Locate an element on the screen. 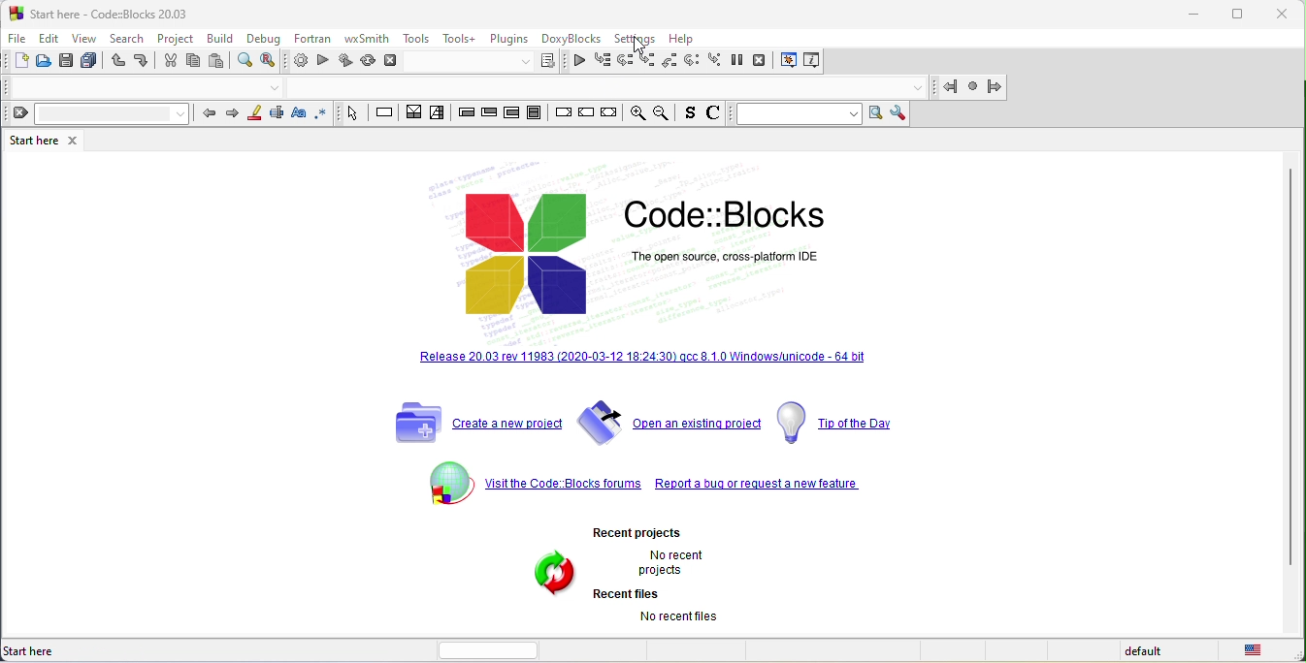 The width and height of the screenshot is (1306, 663). debug is located at coordinates (265, 40).